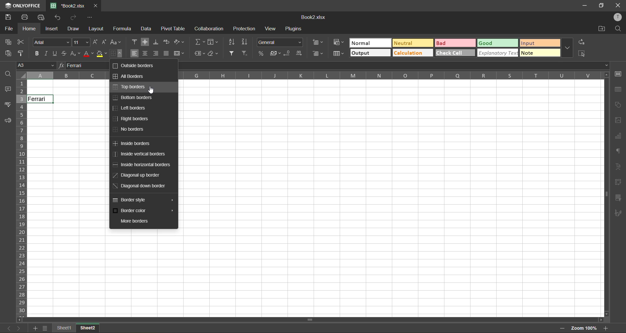 The height and width of the screenshot is (333, 626). Describe the element at coordinates (298, 53) in the screenshot. I see `increase decimal` at that location.